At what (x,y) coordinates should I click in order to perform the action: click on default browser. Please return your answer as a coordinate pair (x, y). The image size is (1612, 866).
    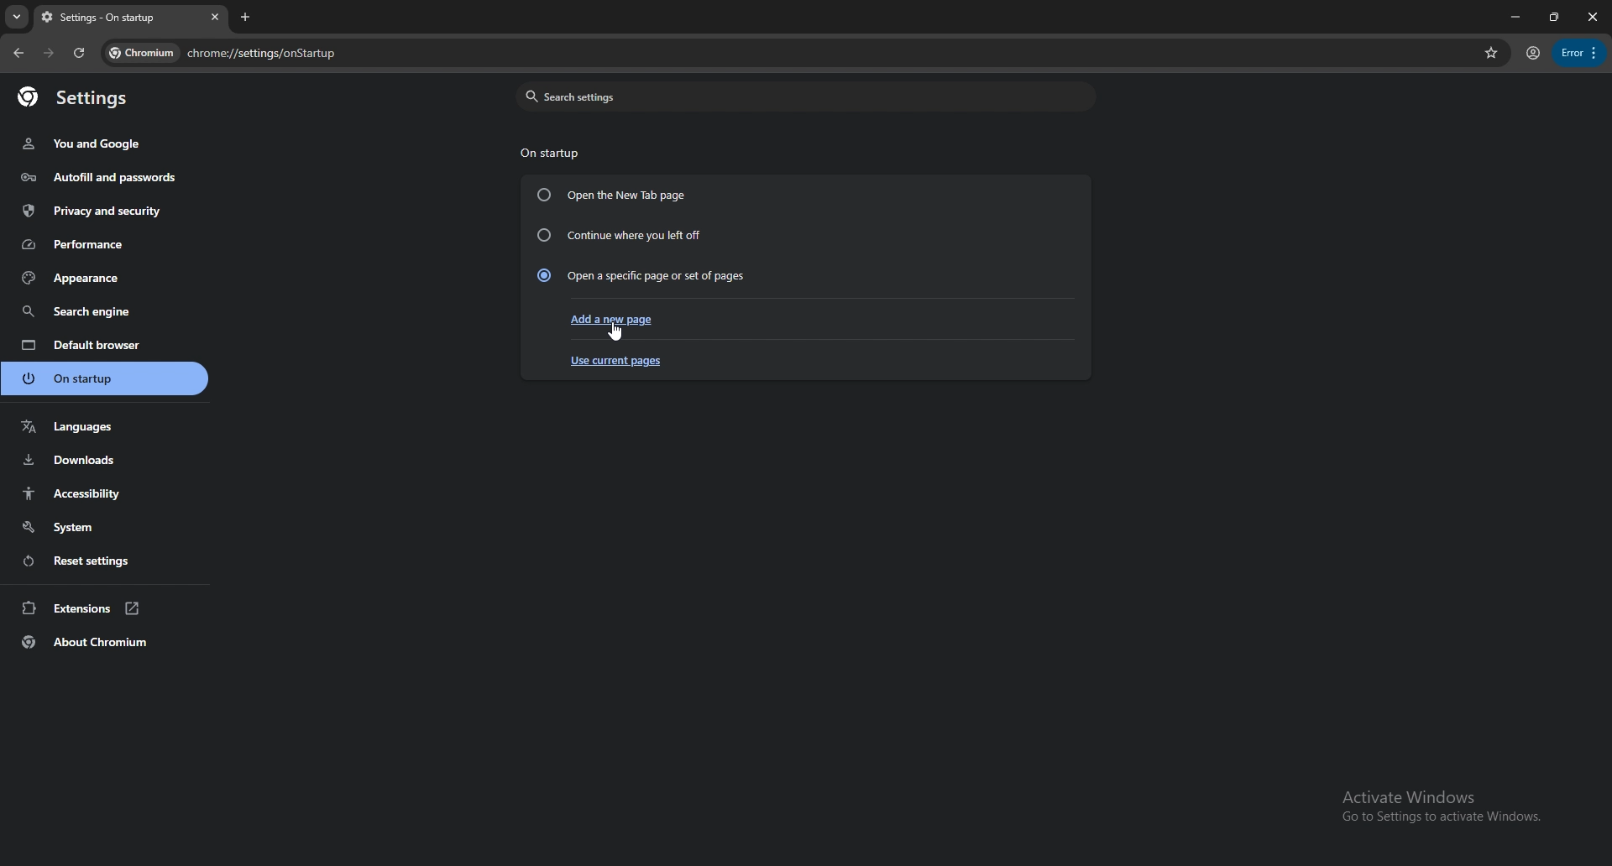
    Looking at the image, I should click on (104, 345).